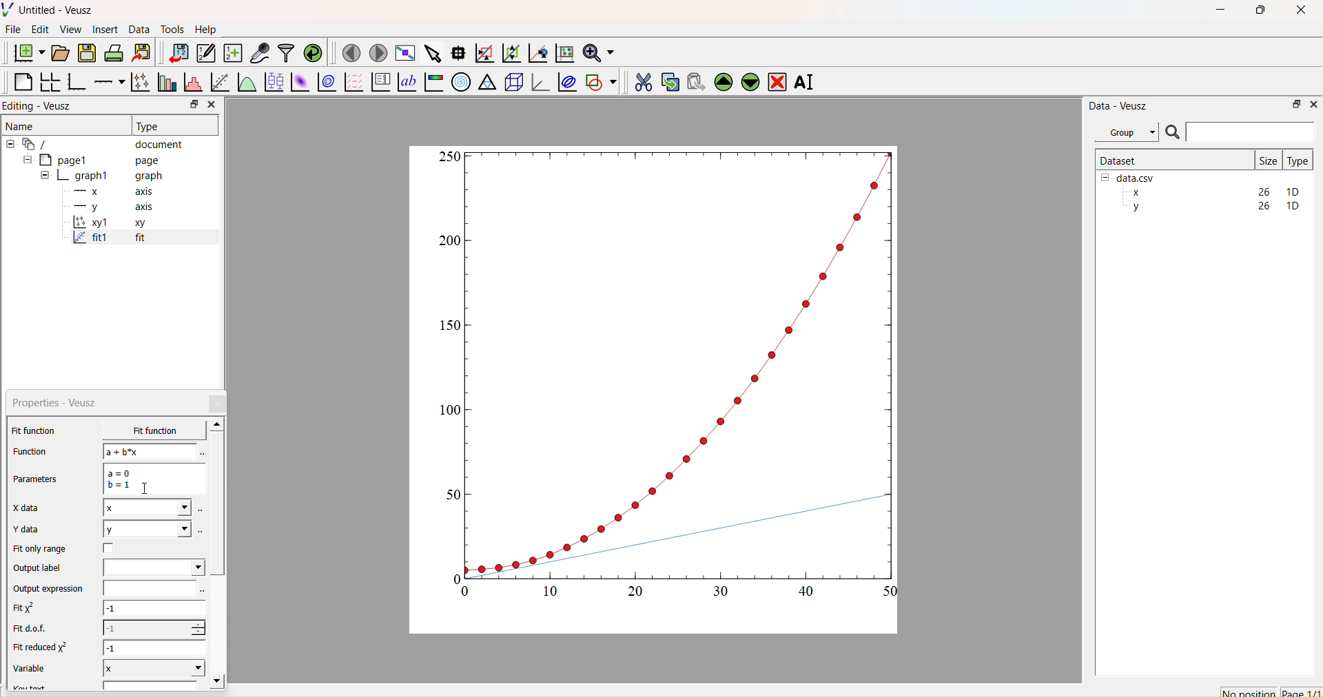  Describe the element at coordinates (21, 125) in the screenshot. I see `Name` at that location.